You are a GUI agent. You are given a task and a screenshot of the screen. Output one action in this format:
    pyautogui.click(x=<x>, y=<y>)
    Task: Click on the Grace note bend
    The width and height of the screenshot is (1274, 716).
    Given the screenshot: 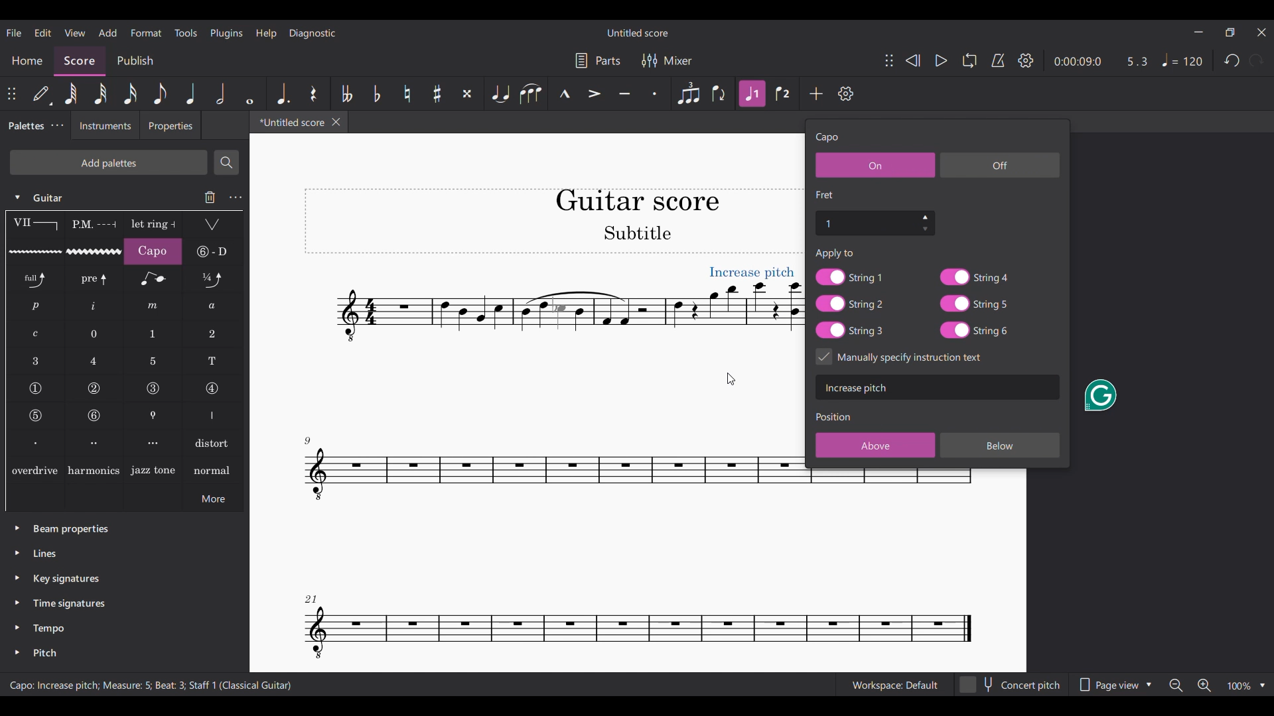 What is the action you would take?
    pyautogui.click(x=153, y=279)
    